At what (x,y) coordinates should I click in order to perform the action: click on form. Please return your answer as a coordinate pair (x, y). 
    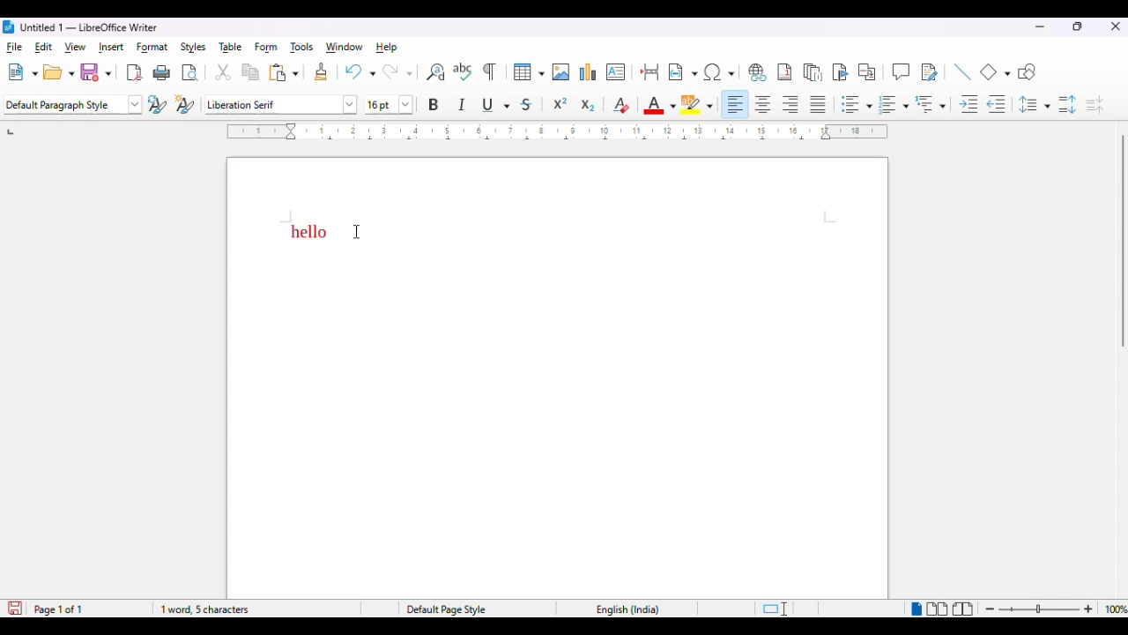
    Looking at the image, I should click on (266, 48).